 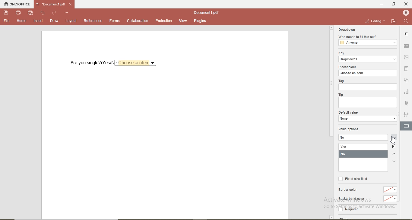 I want to click on redo, so click(x=54, y=13).